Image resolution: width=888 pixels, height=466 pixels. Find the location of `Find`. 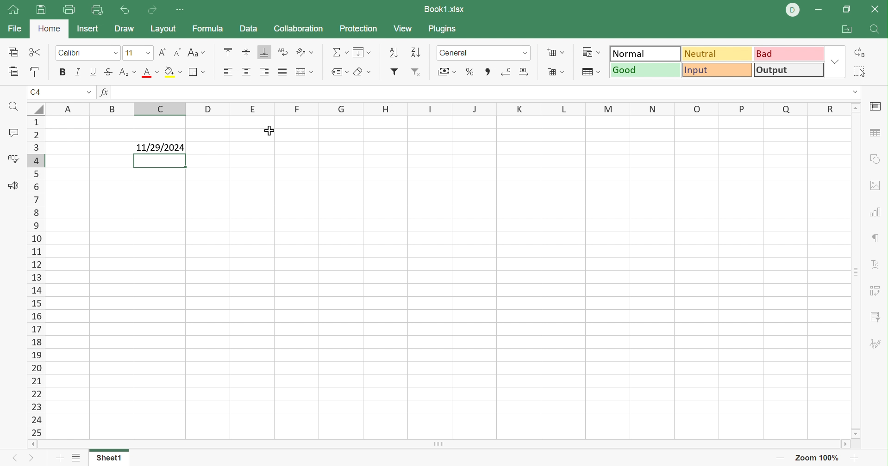

Find is located at coordinates (13, 106).